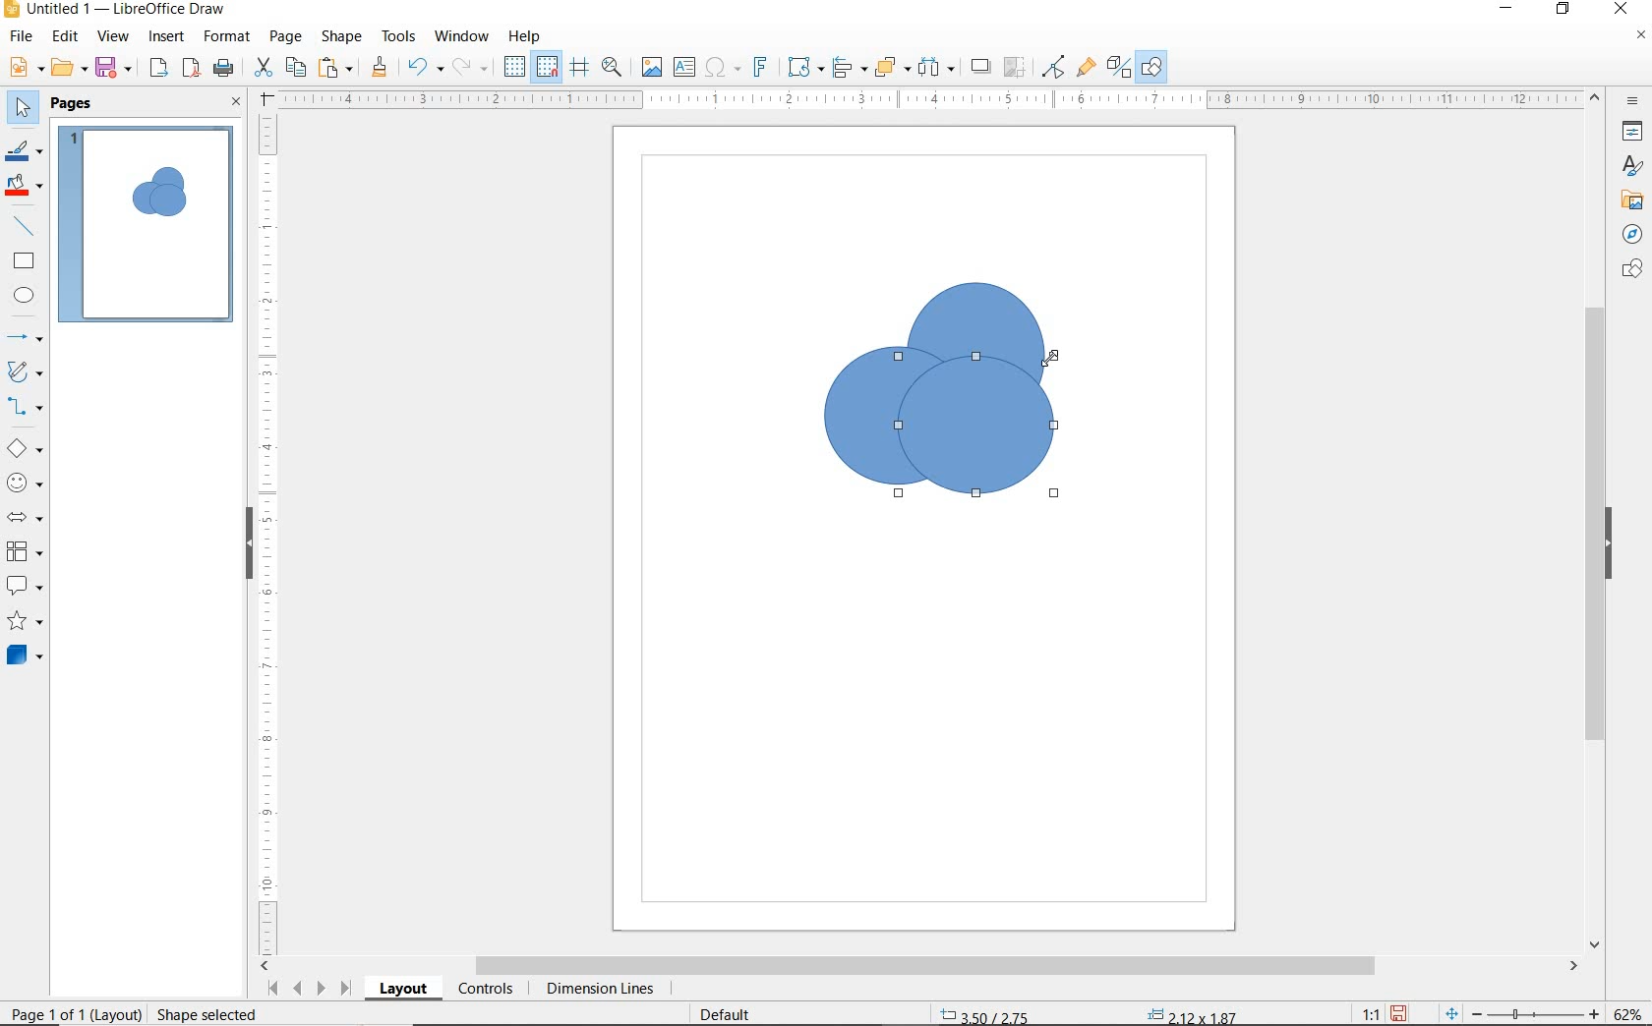  I want to click on BLOCK ARROWS, so click(24, 514).